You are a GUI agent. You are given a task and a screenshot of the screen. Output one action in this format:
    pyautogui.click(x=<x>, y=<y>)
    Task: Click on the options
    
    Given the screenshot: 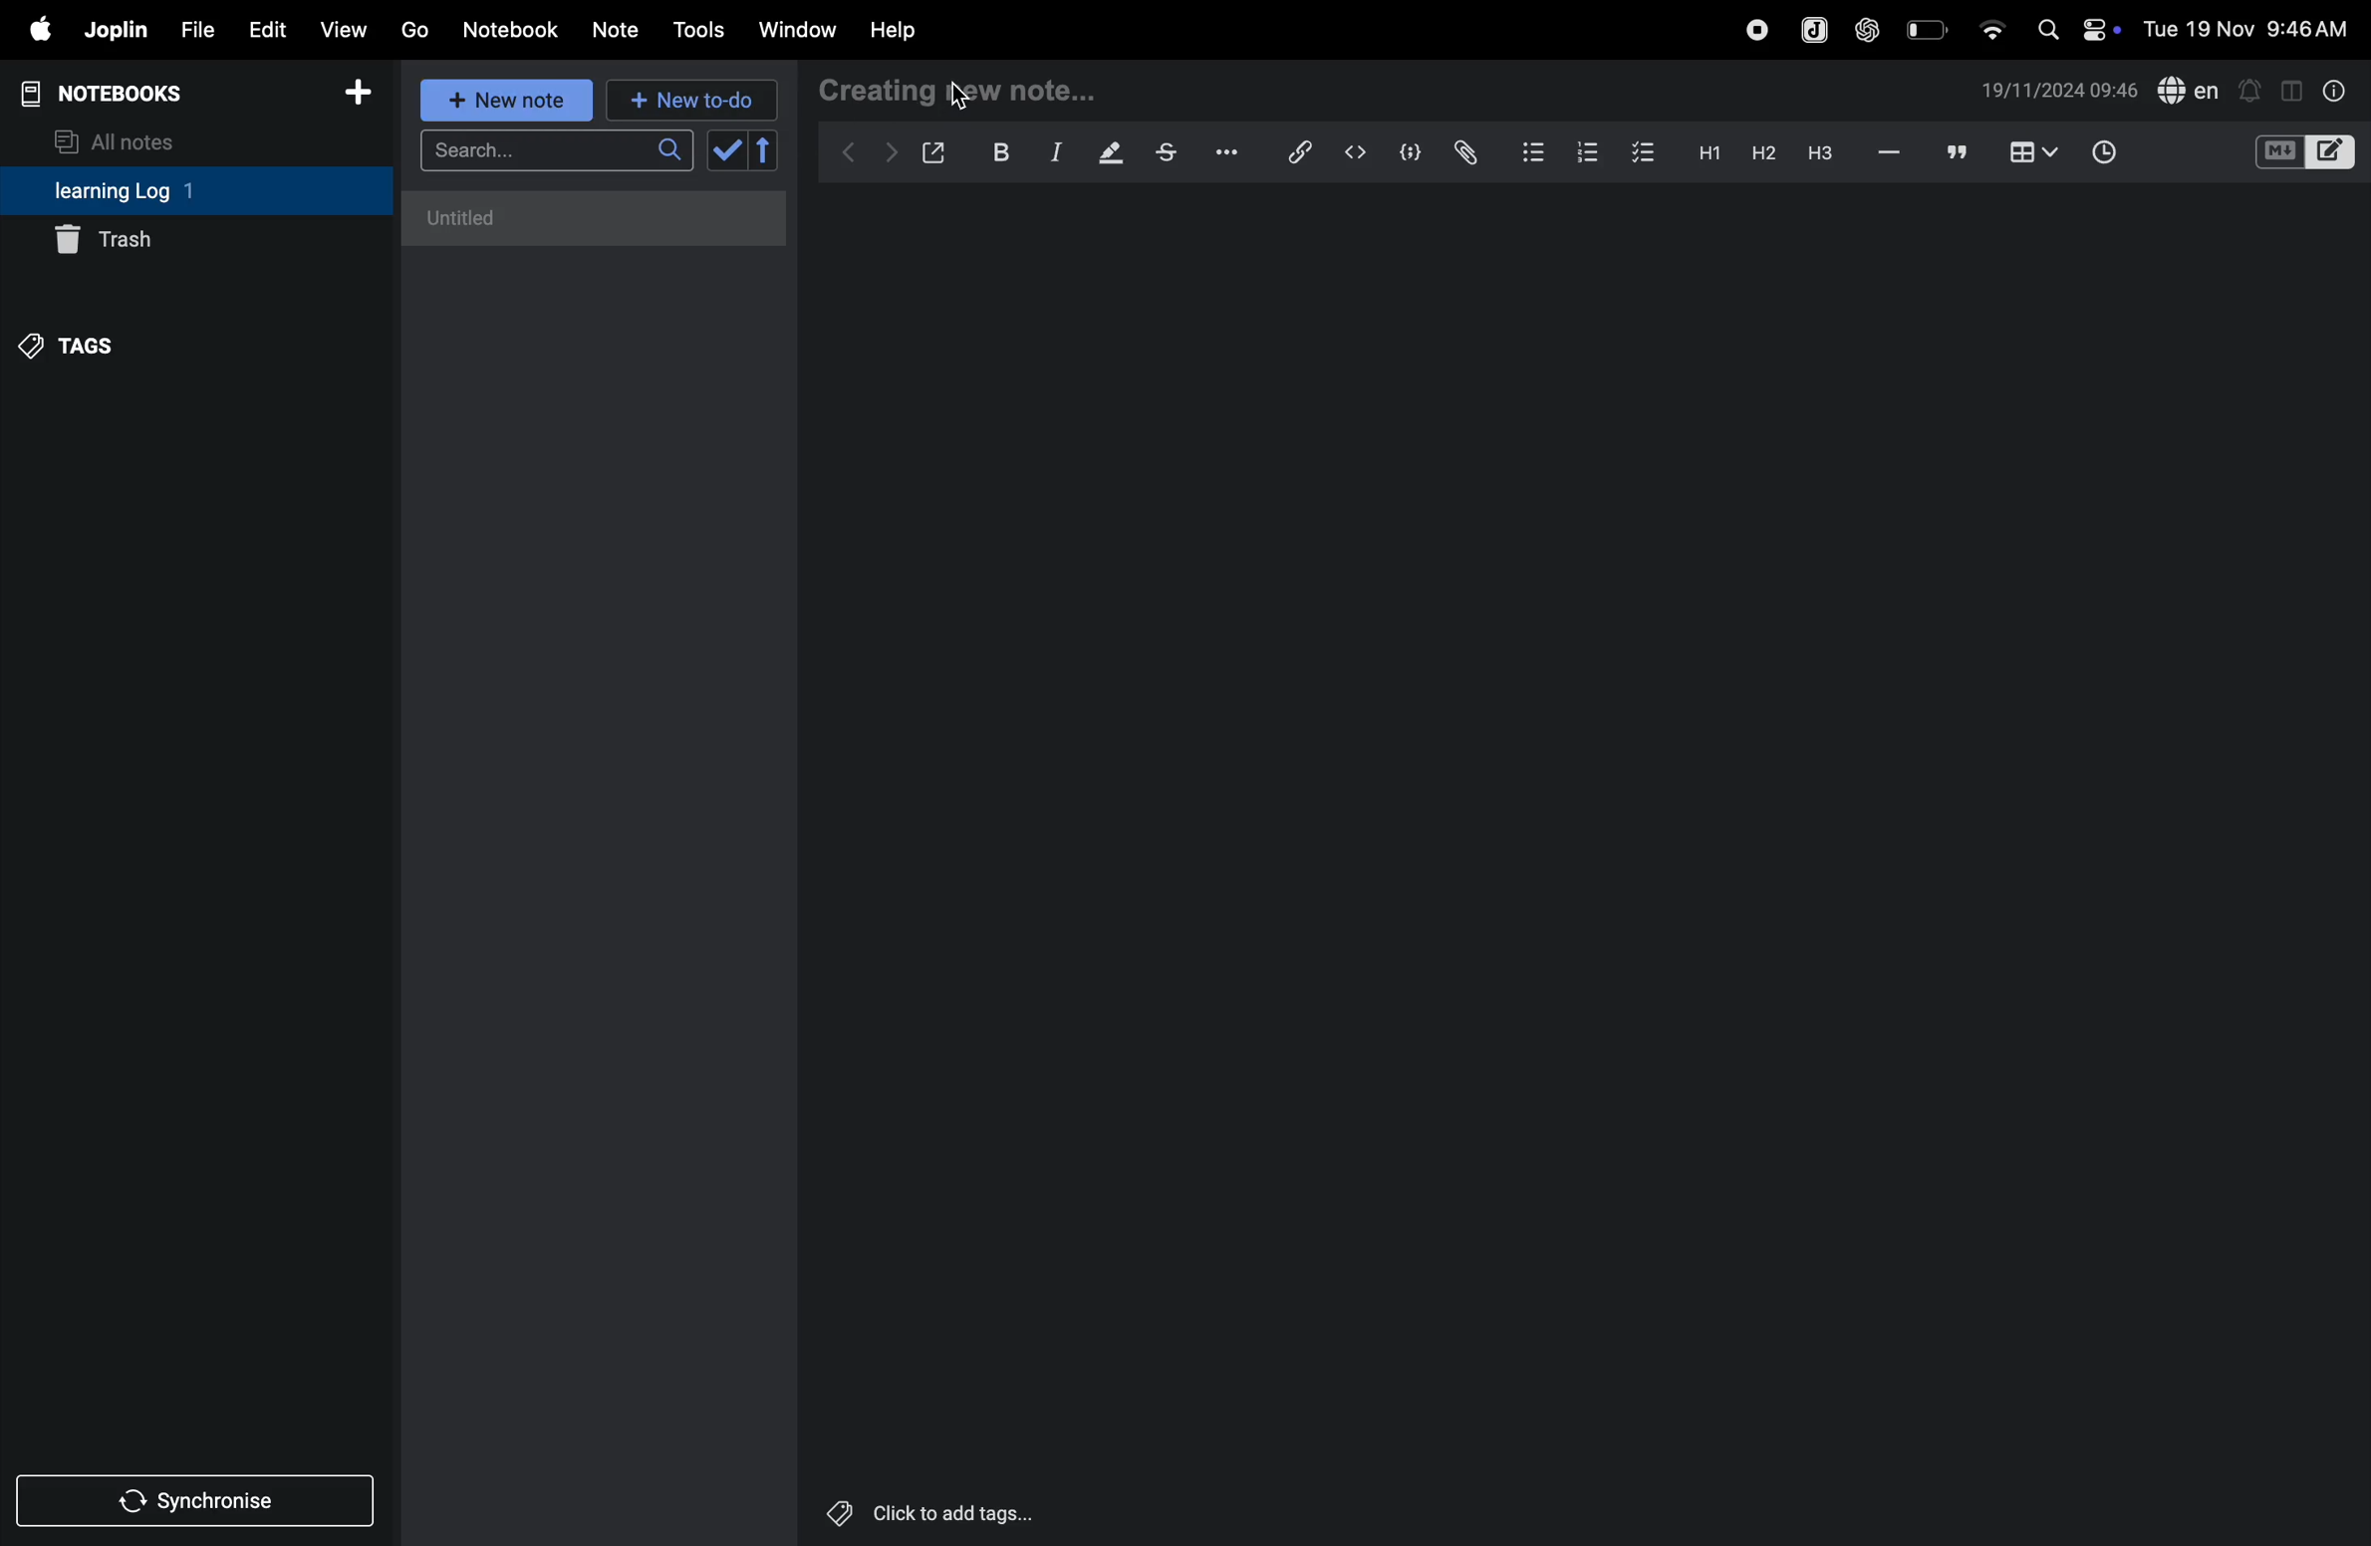 What is the action you would take?
    pyautogui.click(x=1221, y=150)
    